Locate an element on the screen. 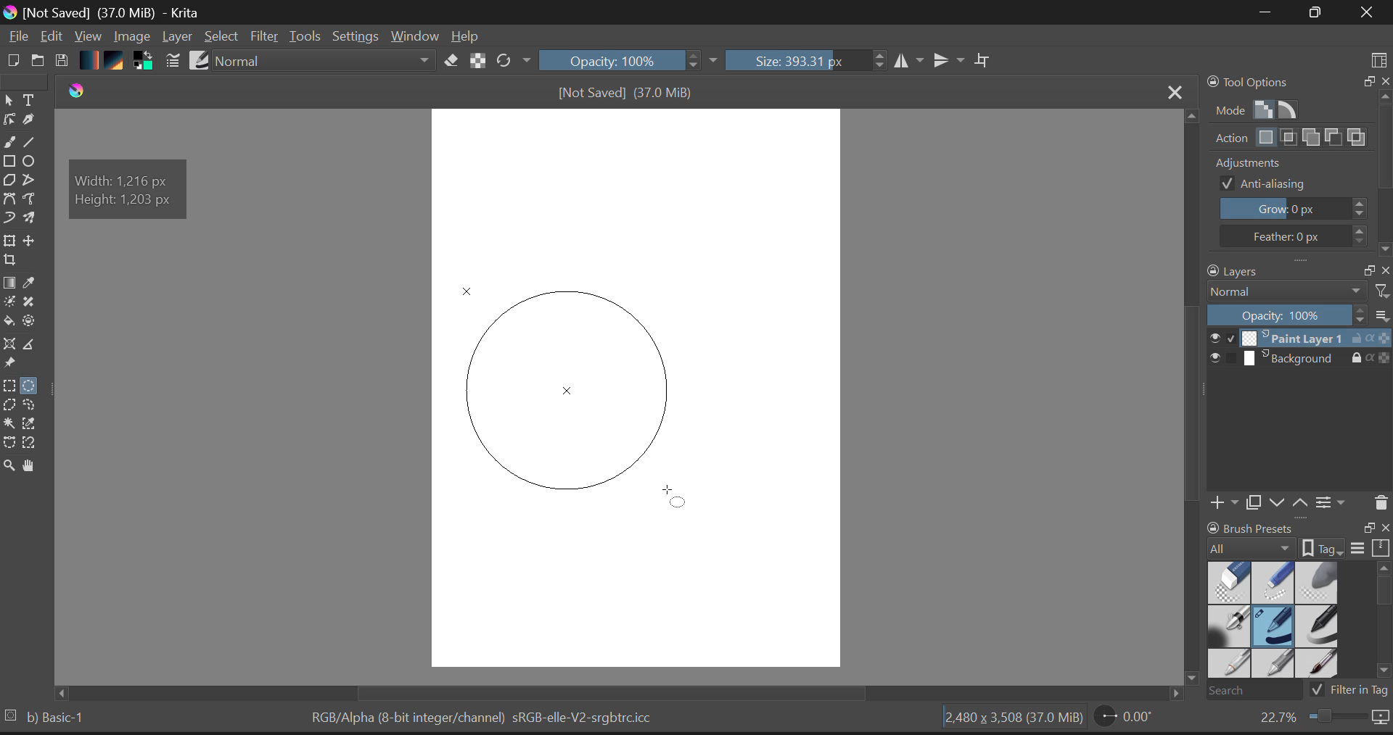  File is located at coordinates (17, 38).